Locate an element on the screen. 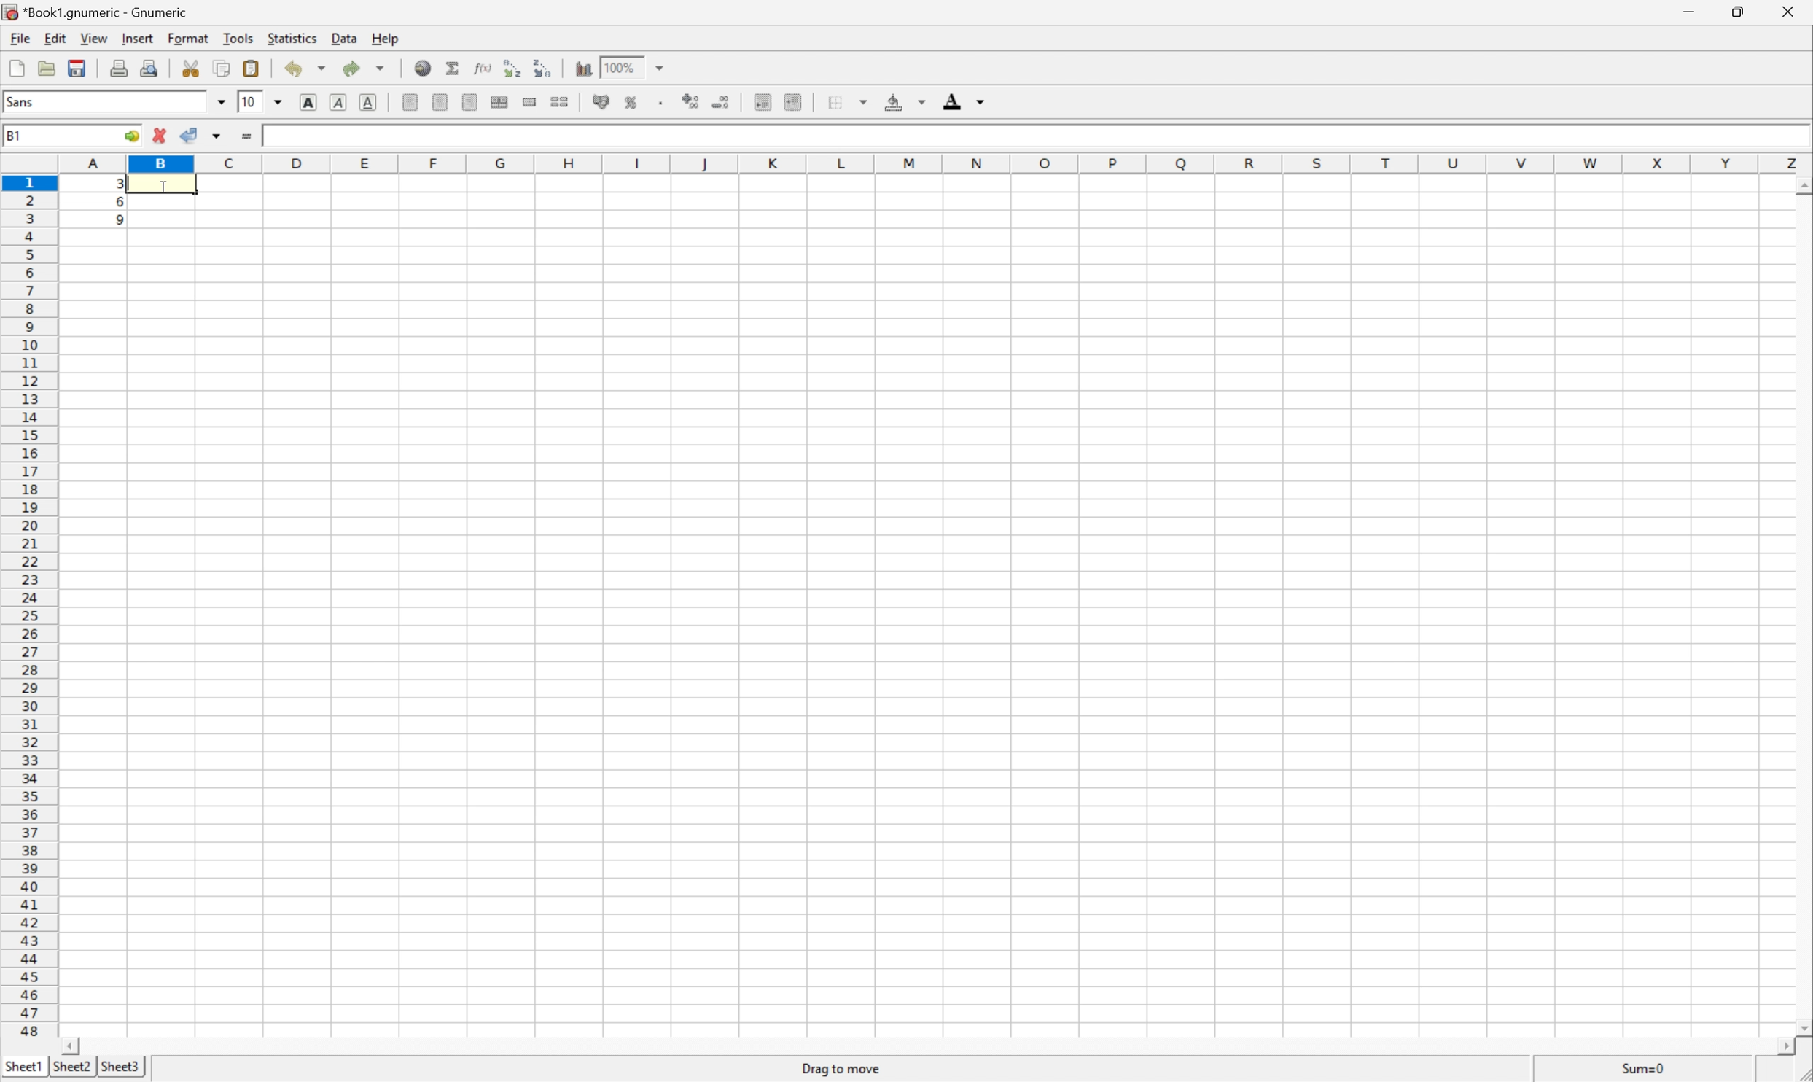  Undo is located at coordinates (306, 66).